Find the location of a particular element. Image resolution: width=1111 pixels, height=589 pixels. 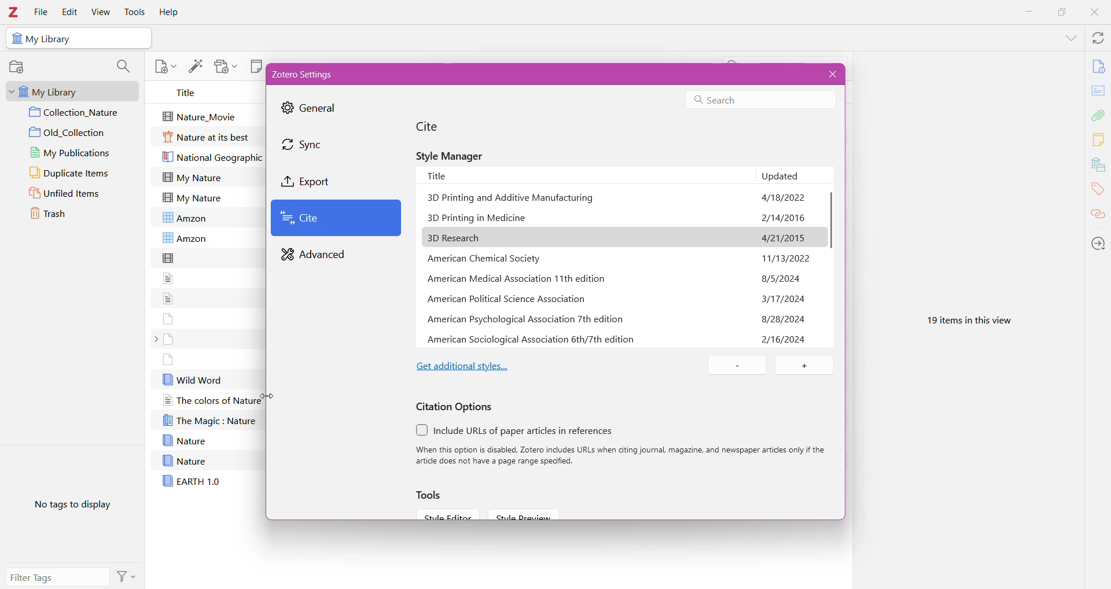

Attachments is located at coordinates (1099, 115).